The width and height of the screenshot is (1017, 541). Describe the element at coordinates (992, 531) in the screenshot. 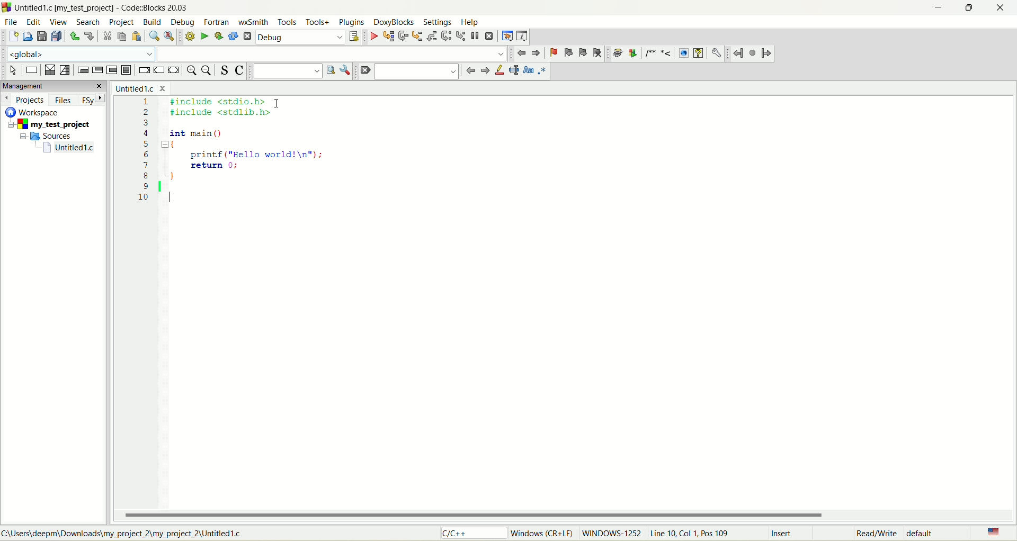

I see `language` at that location.